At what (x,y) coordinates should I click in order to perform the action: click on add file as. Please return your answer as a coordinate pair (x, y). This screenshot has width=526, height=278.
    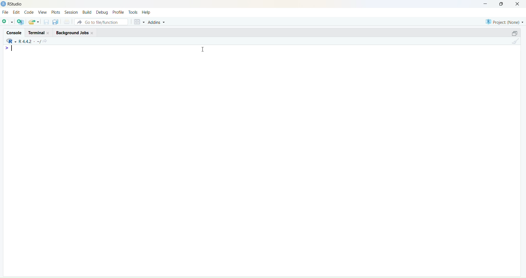
    Looking at the image, I should click on (8, 22).